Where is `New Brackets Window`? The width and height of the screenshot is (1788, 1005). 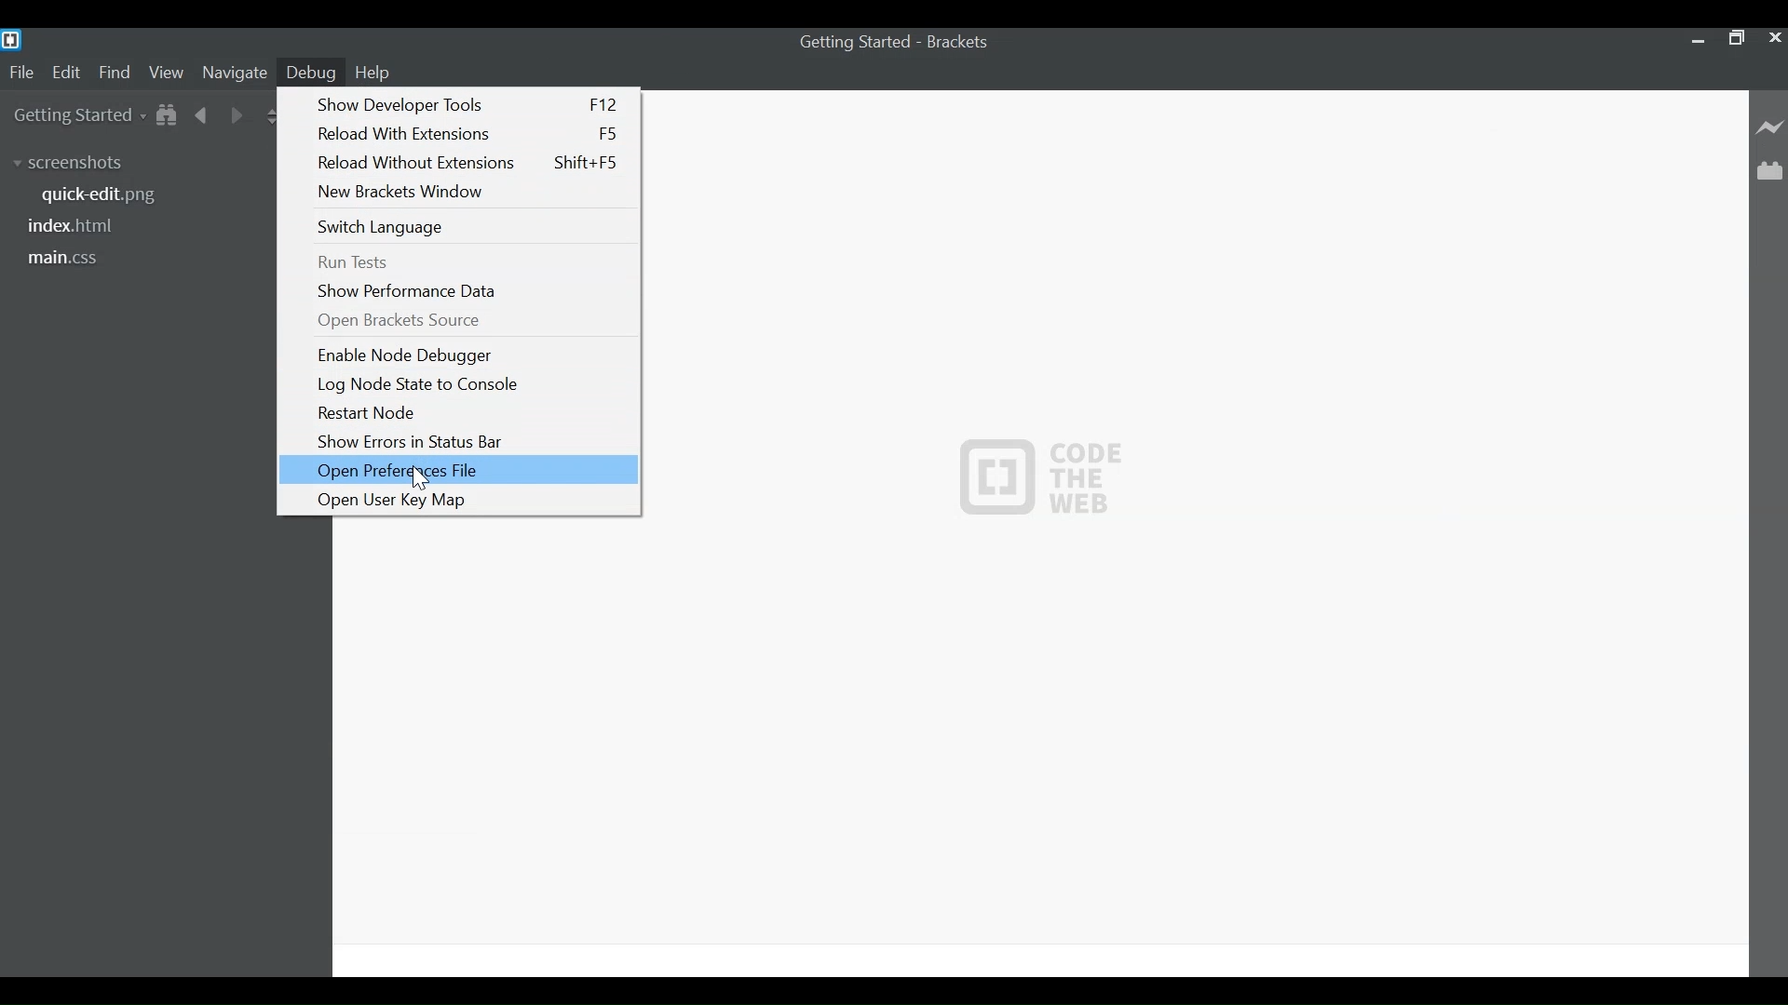 New Brackets Window is located at coordinates (467, 191).